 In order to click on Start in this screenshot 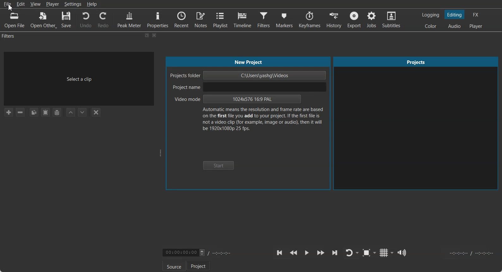, I will do `click(218, 166)`.